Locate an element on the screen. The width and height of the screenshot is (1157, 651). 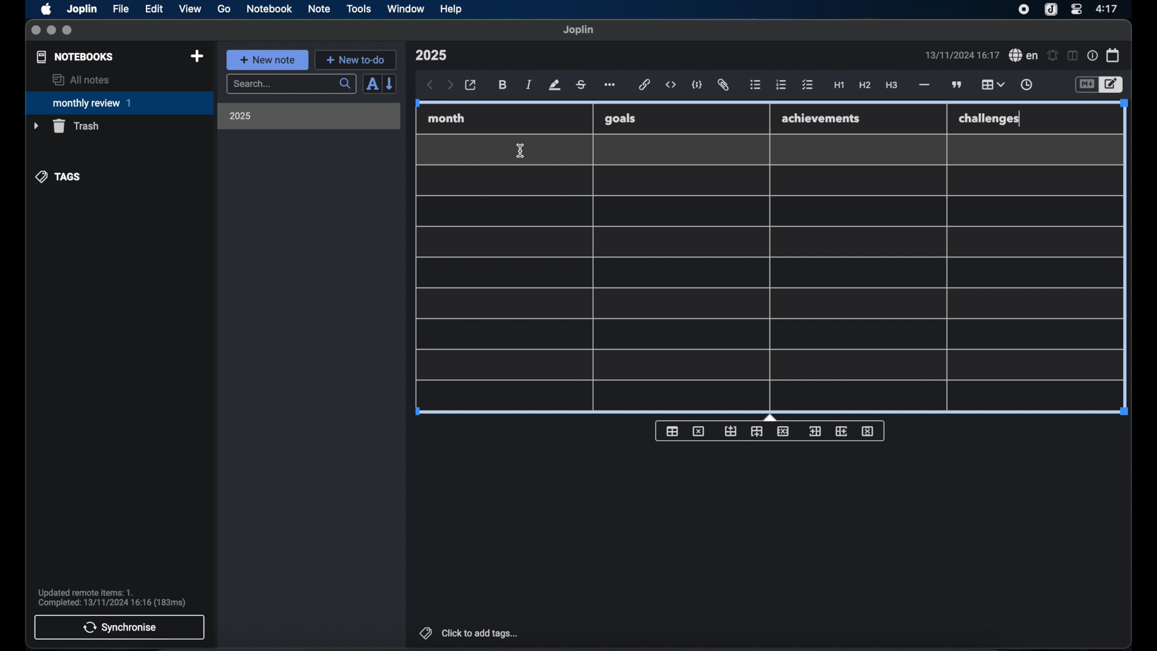
heading 1 is located at coordinates (839, 86).